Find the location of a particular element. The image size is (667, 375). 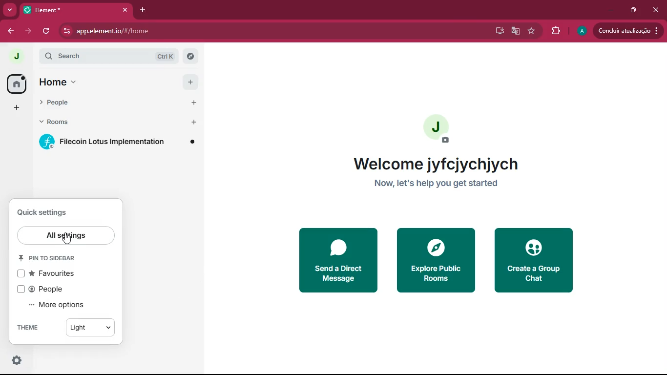

all settings is located at coordinates (66, 235).